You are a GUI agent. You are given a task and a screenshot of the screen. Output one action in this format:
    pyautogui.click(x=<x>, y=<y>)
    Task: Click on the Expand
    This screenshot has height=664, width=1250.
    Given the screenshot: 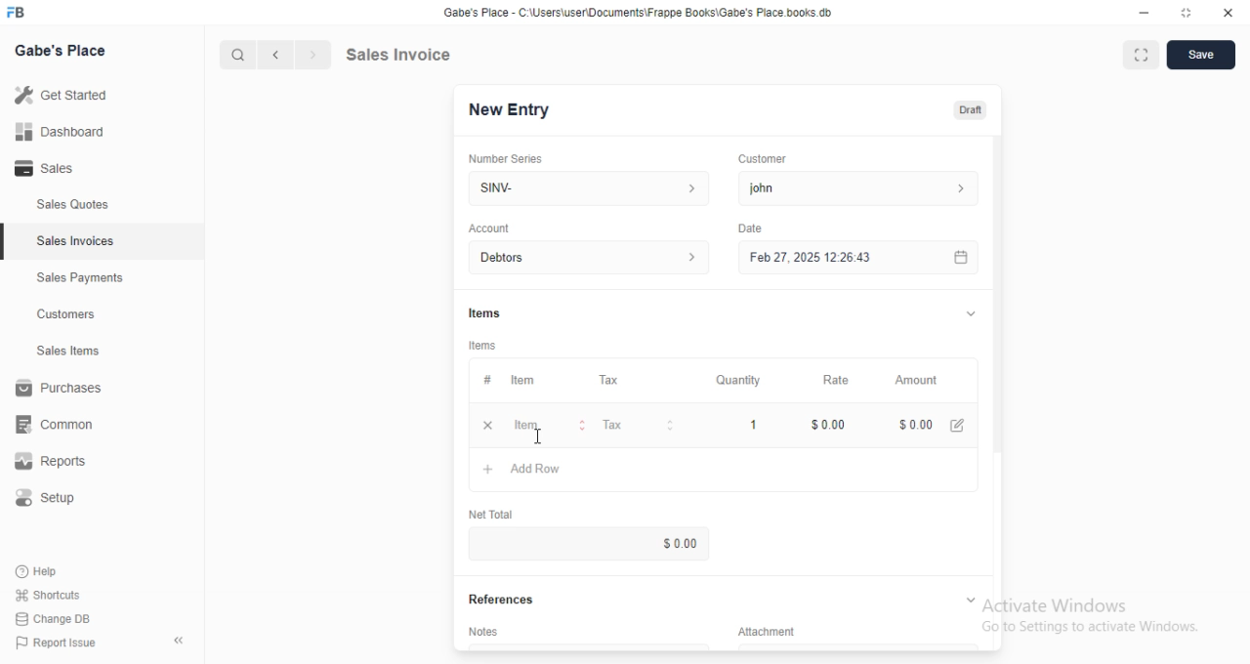 What is the action you would take?
    pyautogui.click(x=1141, y=55)
    